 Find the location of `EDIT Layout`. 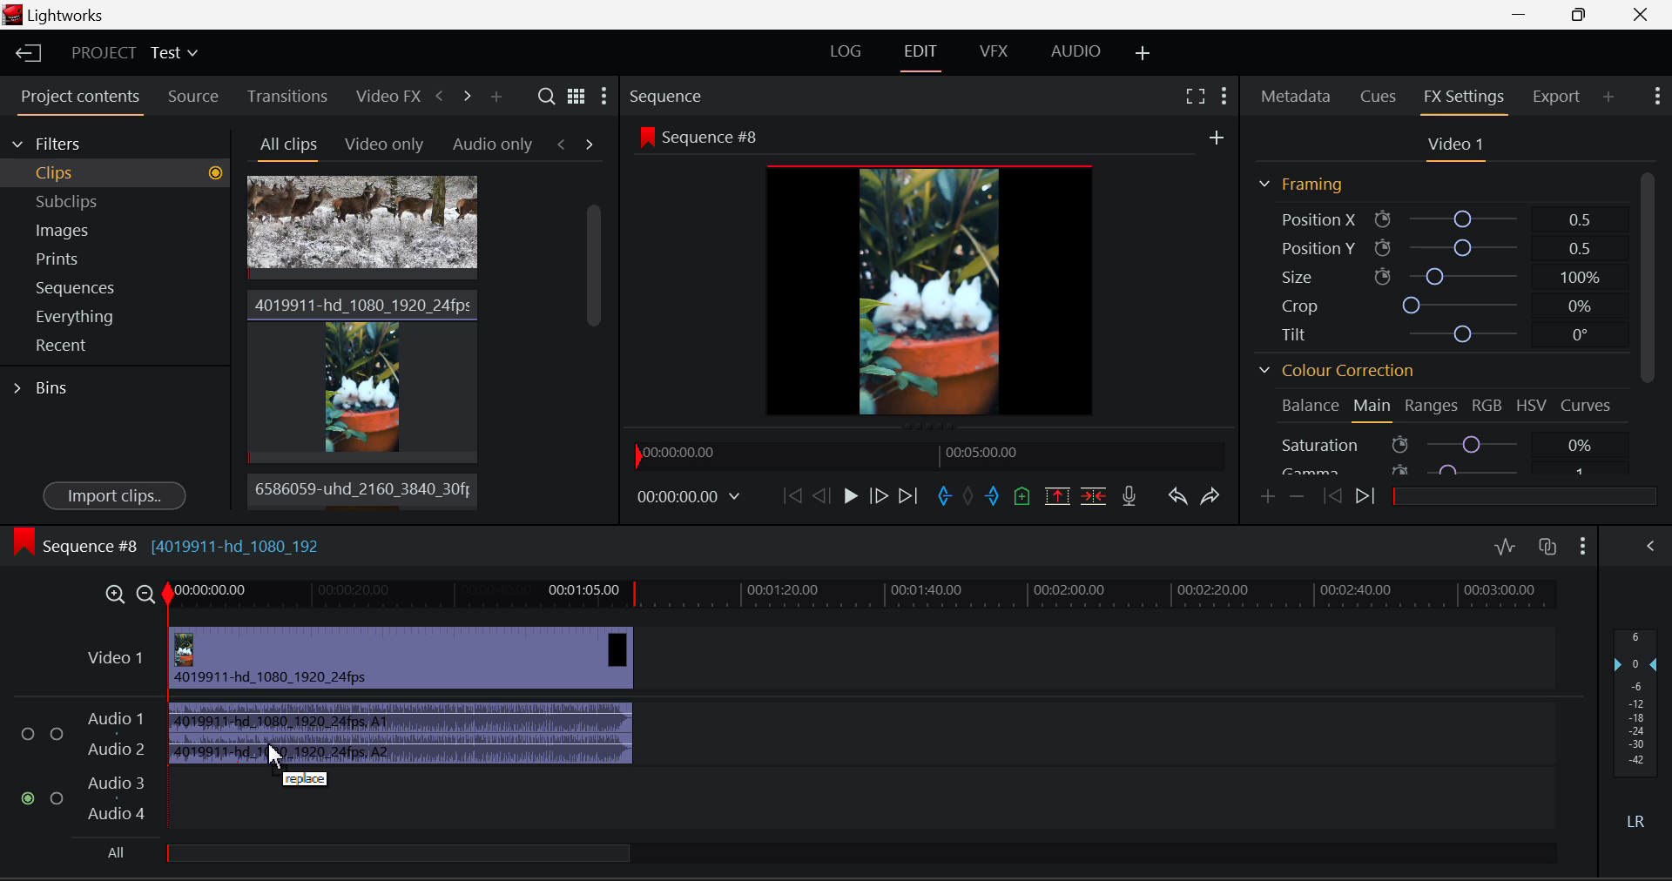

EDIT Layout is located at coordinates (921, 54).